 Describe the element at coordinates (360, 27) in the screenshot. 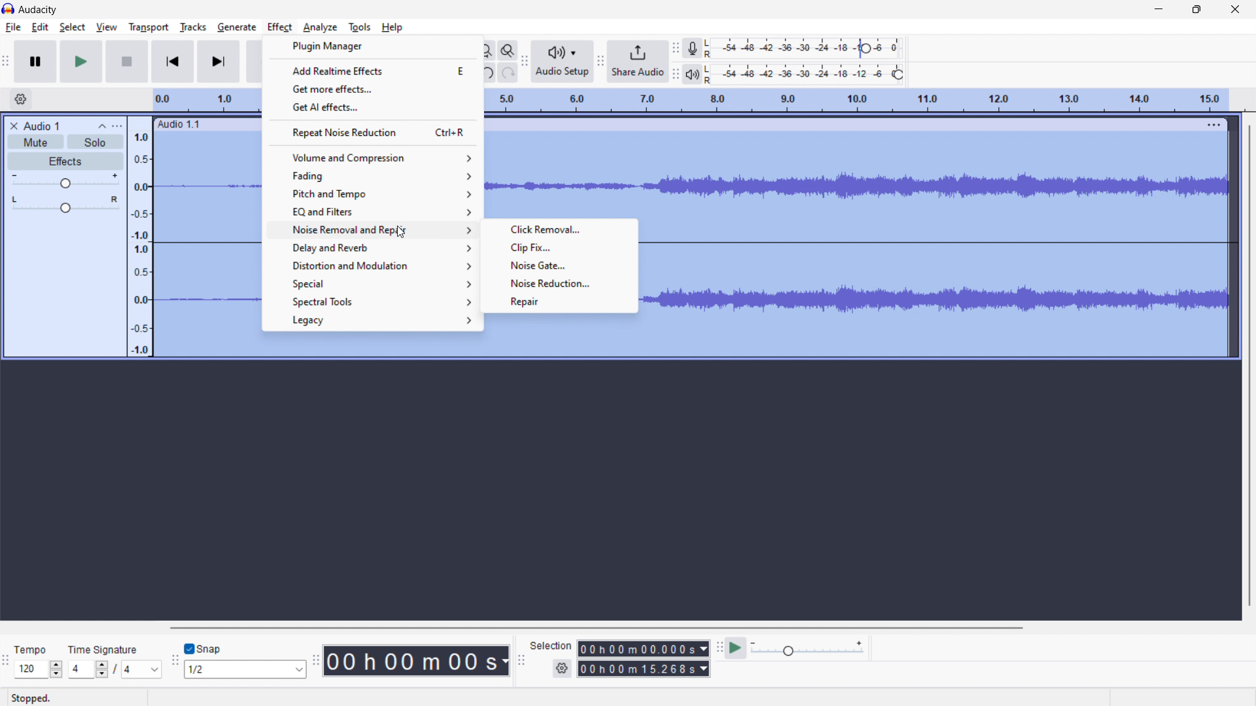

I see `tools` at that location.